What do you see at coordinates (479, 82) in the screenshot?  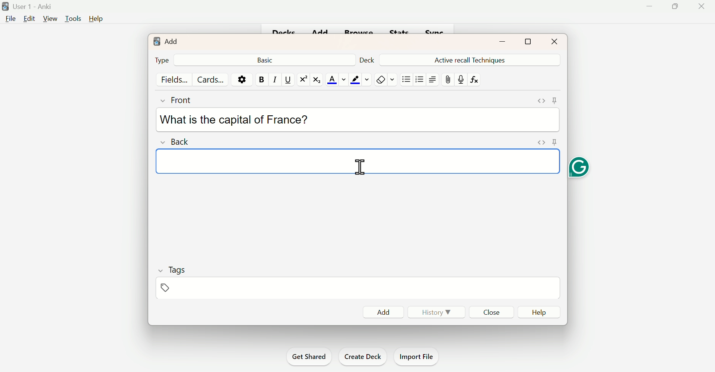 I see `fx` at bounding box center [479, 82].